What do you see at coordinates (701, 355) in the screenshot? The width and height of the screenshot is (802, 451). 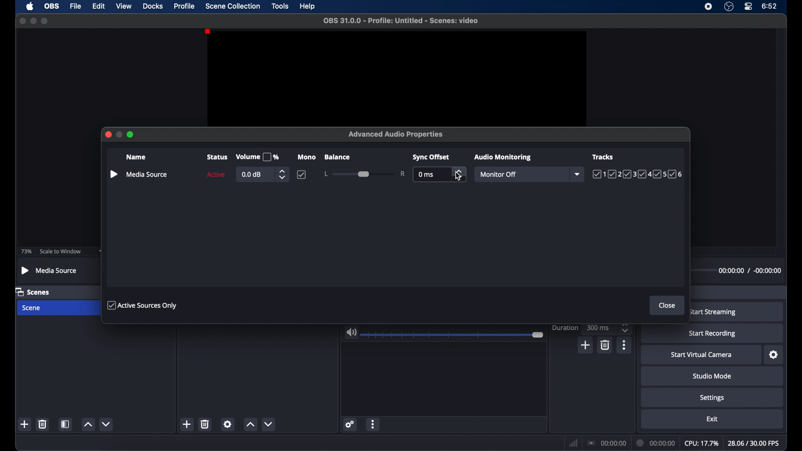 I see `startvirtual camera` at bounding box center [701, 355].